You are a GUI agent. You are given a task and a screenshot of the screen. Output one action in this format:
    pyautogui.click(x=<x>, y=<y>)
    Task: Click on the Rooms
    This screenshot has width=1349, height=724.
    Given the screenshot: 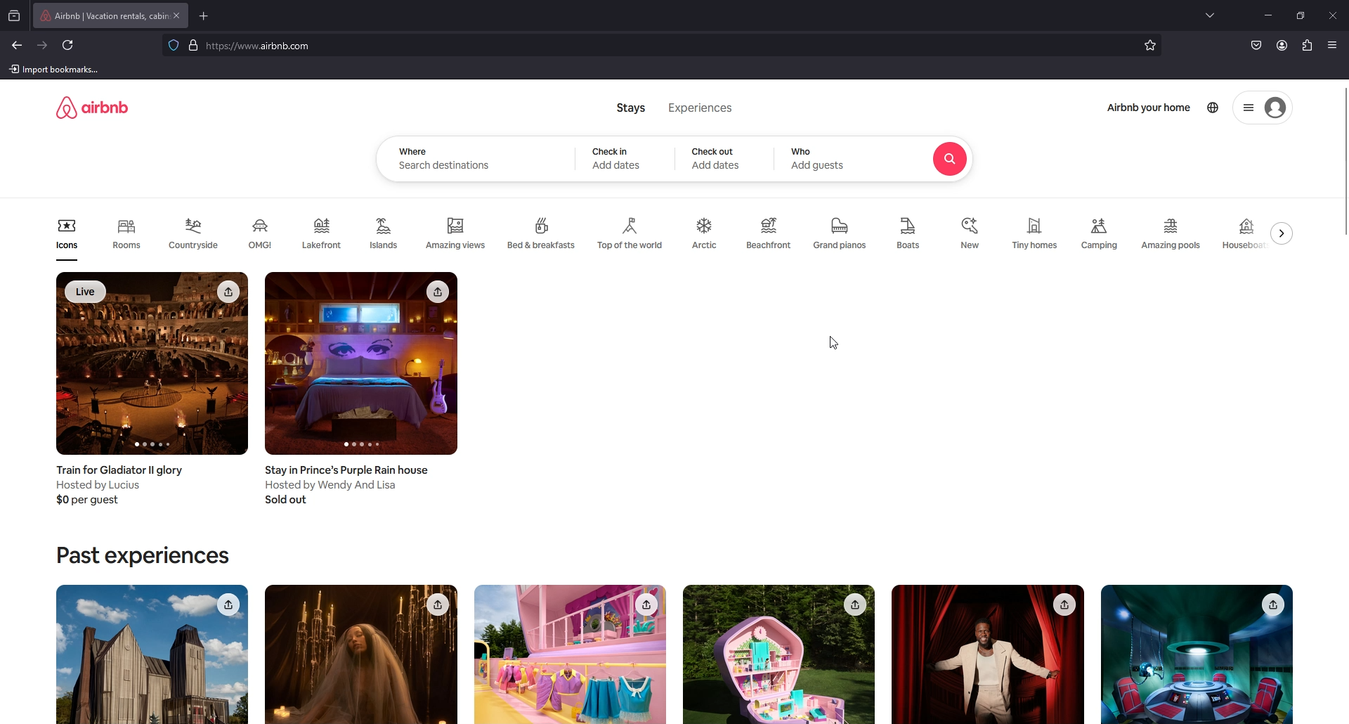 What is the action you would take?
    pyautogui.click(x=126, y=238)
    